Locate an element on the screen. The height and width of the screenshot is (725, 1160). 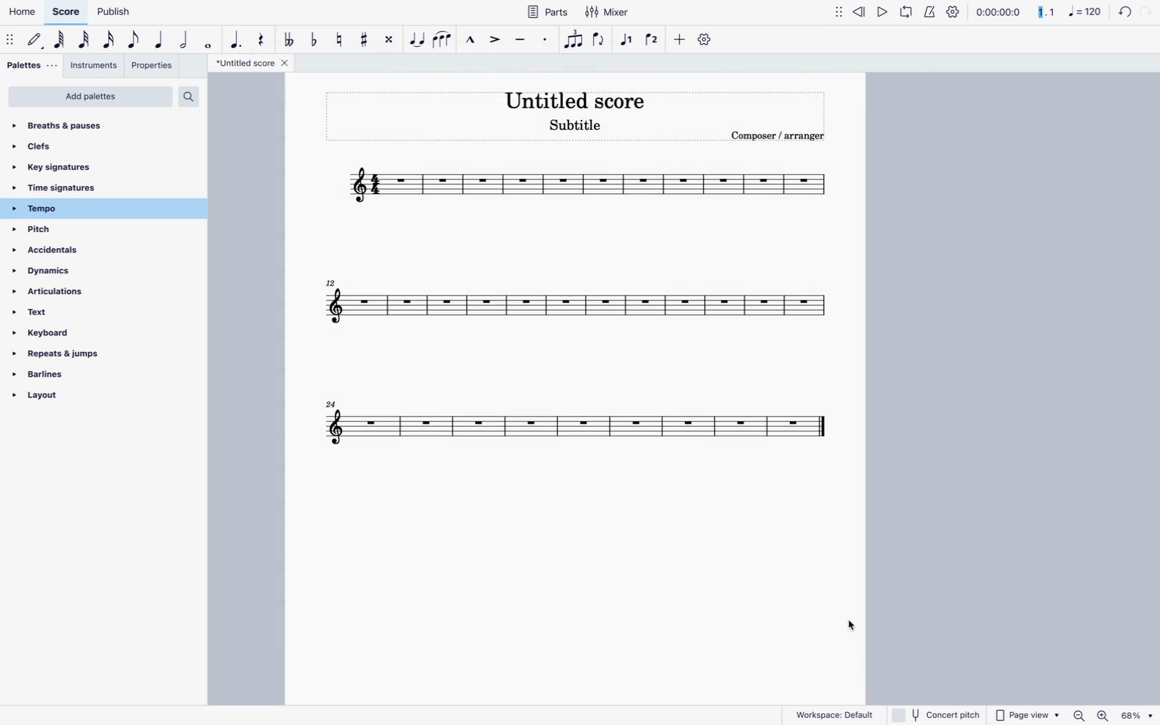
slur is located at coordinates (443, 40).